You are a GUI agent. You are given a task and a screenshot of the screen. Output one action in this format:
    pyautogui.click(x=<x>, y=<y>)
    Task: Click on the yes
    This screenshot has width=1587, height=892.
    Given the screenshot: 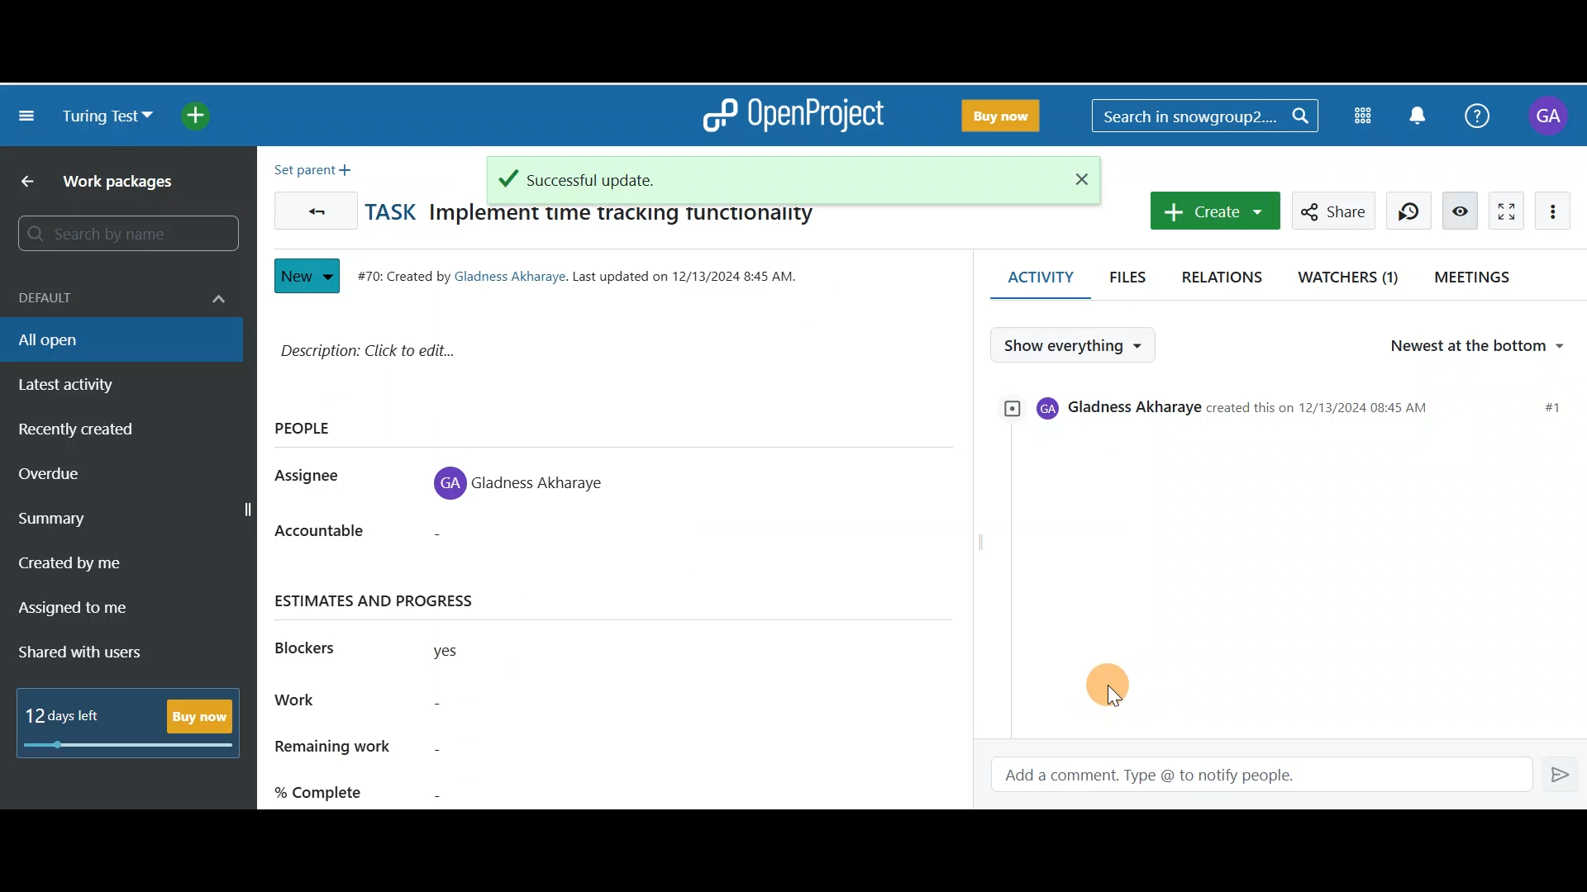 What is the action you would take?
    pyautogui.click(x=466, y=654)
    